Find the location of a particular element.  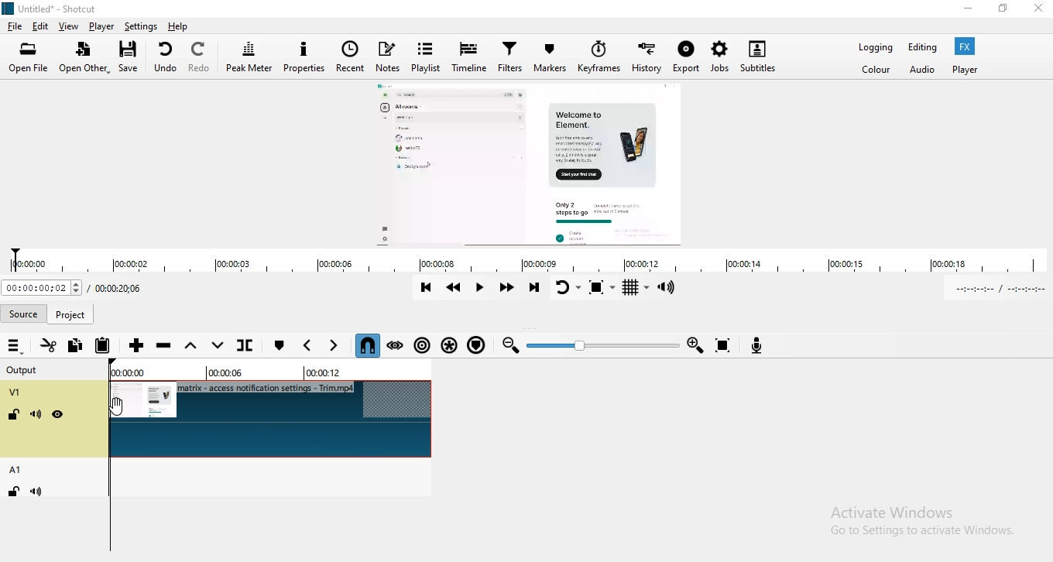

 is located at coordinates (602, 287).